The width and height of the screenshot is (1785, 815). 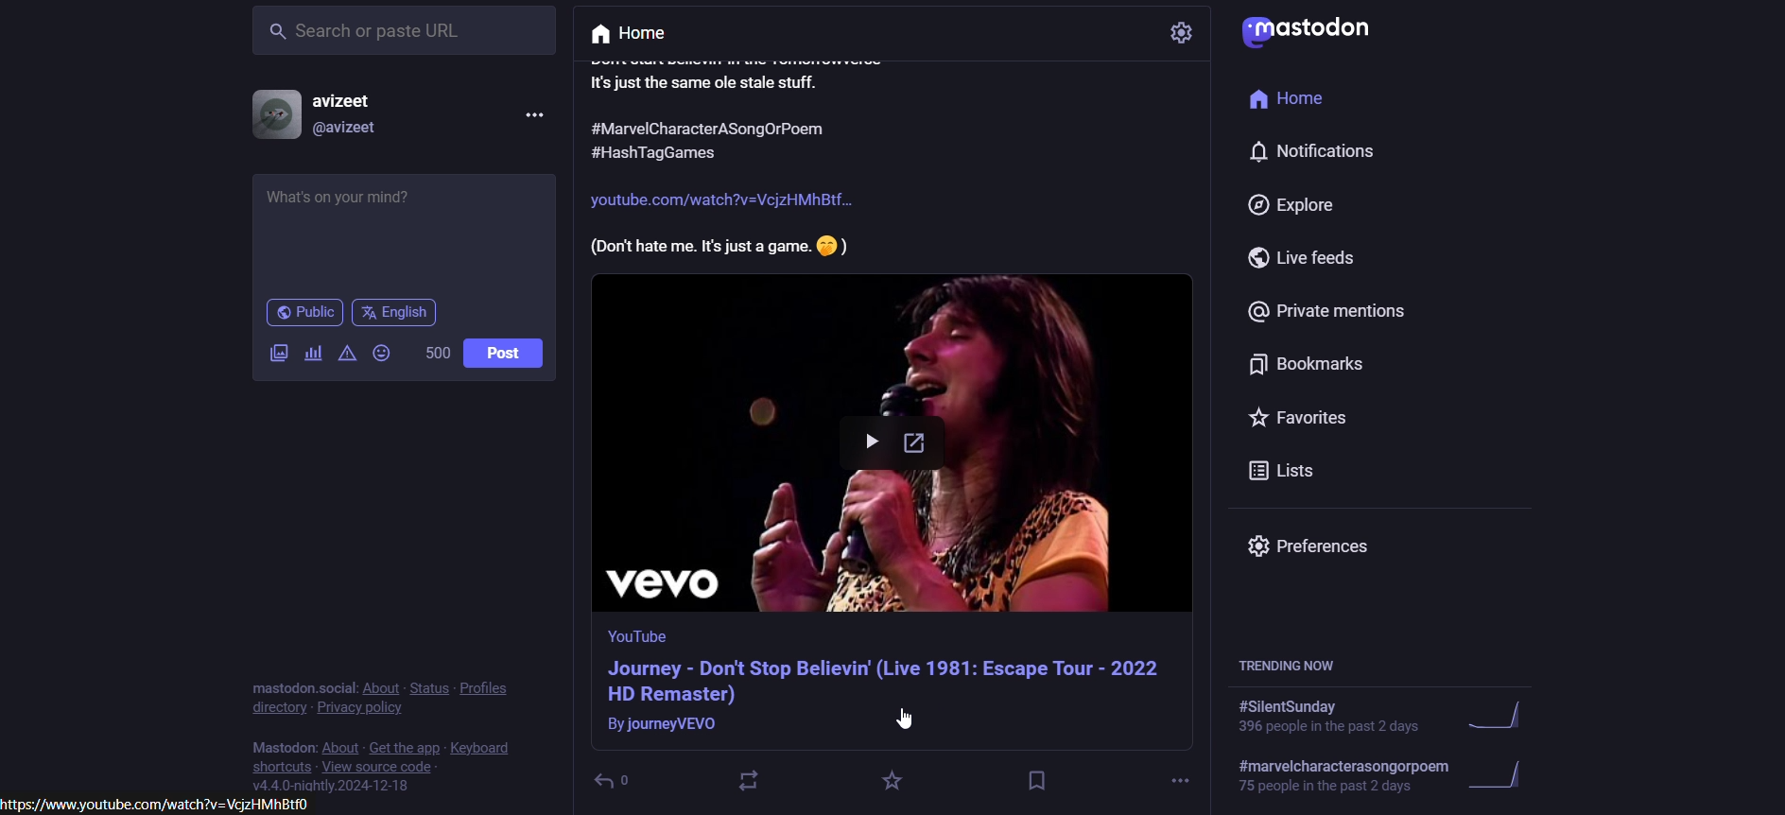 I want to click on trending hashtags, so click(x=1292, y=668).